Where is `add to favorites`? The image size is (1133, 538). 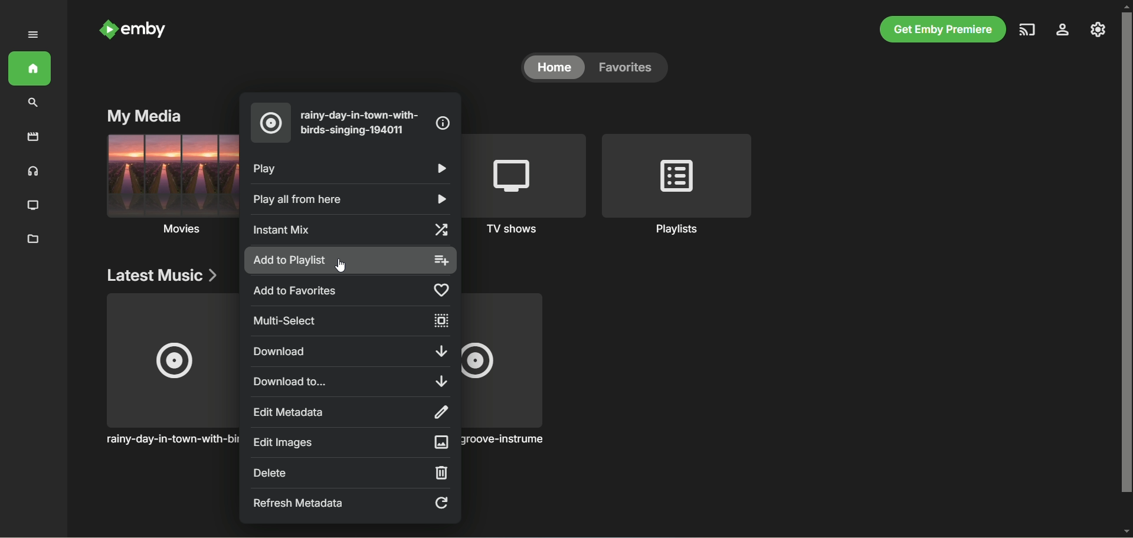
add to favorites is located at coordinates (350, 291).